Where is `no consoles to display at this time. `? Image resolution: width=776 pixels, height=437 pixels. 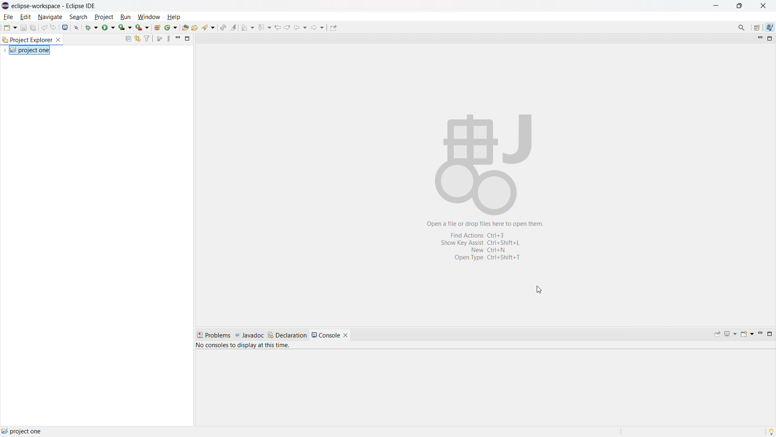 no consoles to display at this time.  is located at coordinates (245, 347).